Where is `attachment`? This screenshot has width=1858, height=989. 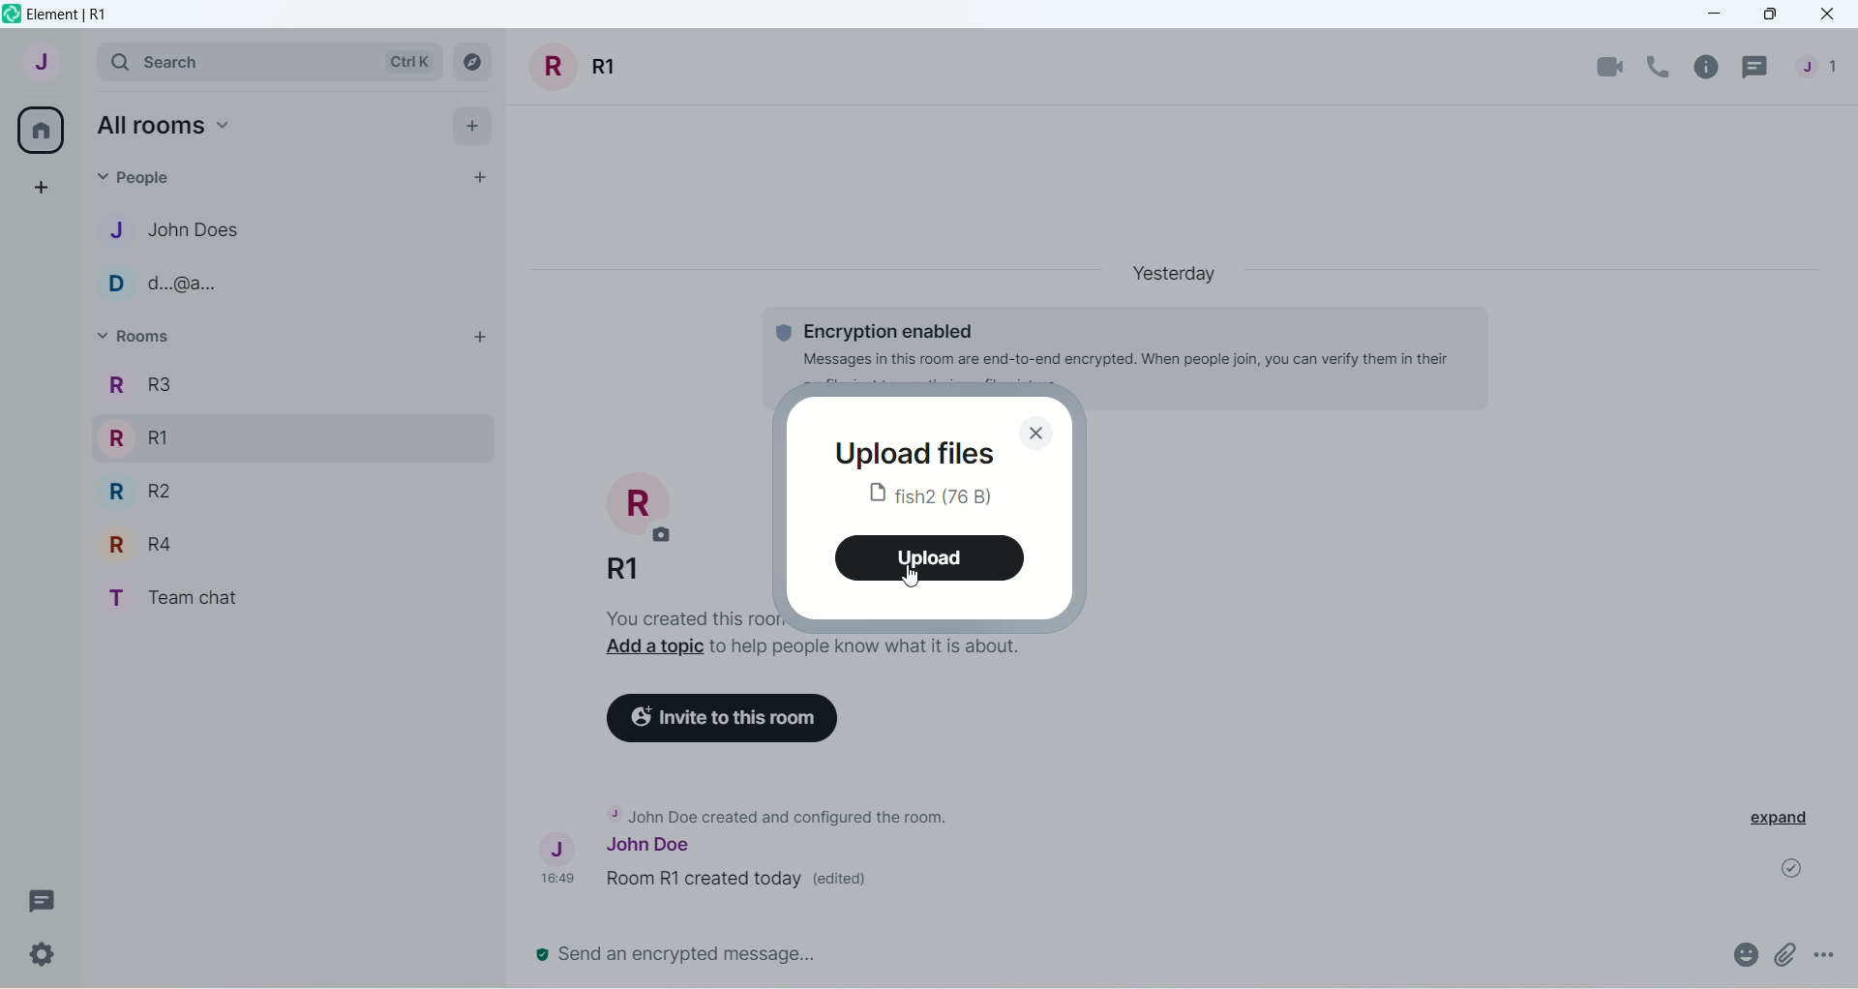 attachment is located at coordinates (1739, 957).